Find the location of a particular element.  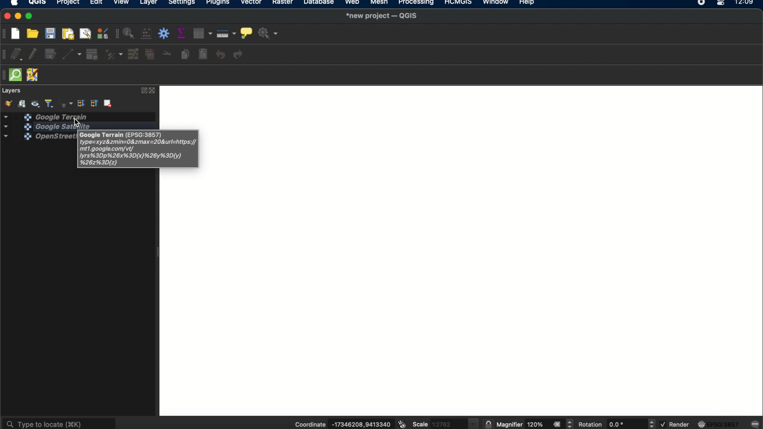

expand is located at coordinates (143, 91).